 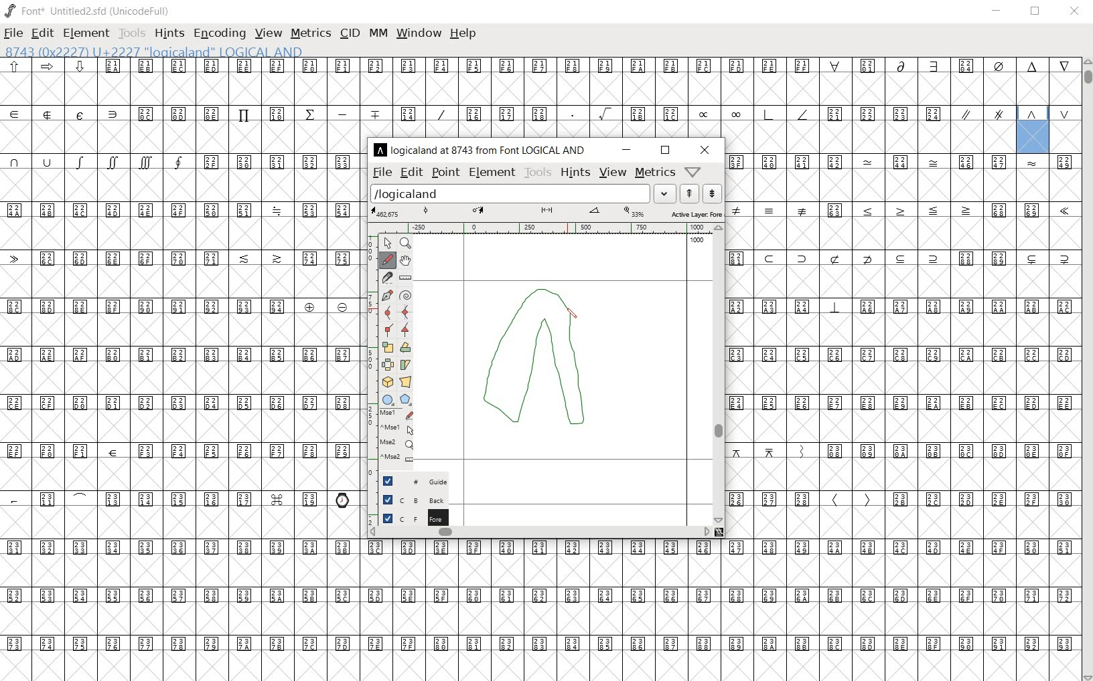 I want to click on edit, so click(x=411, y=172).